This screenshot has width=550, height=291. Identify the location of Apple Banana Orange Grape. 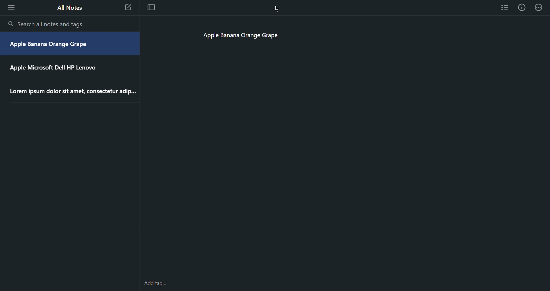
(51, 45).